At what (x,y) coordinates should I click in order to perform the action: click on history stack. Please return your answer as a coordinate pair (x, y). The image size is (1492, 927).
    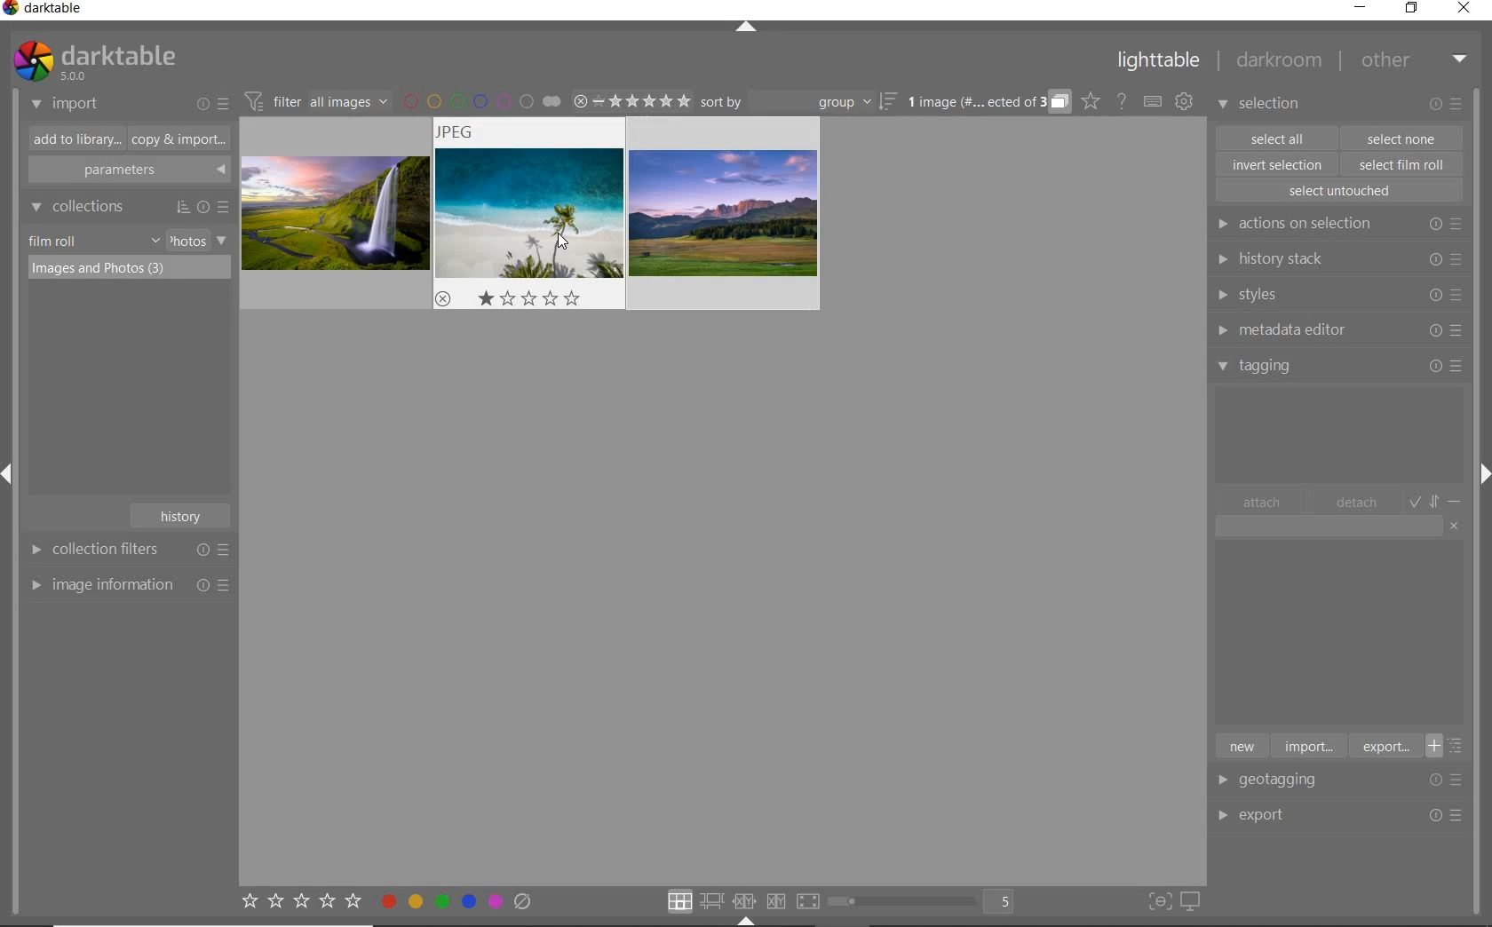
    Looking at the image, I should click on (1337, 258).